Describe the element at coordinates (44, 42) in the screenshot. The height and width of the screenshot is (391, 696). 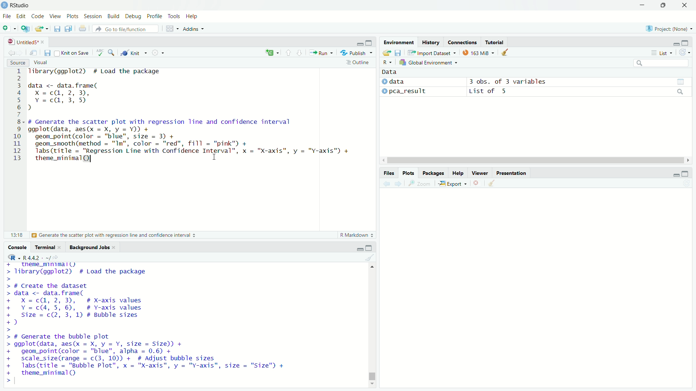
I see `close` at that location.